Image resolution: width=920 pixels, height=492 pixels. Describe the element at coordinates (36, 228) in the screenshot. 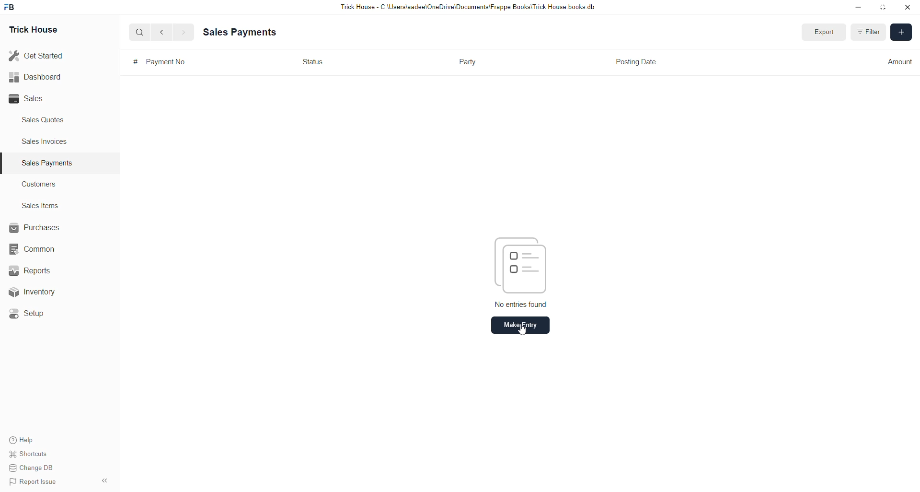

I see `Purchases` at that location.